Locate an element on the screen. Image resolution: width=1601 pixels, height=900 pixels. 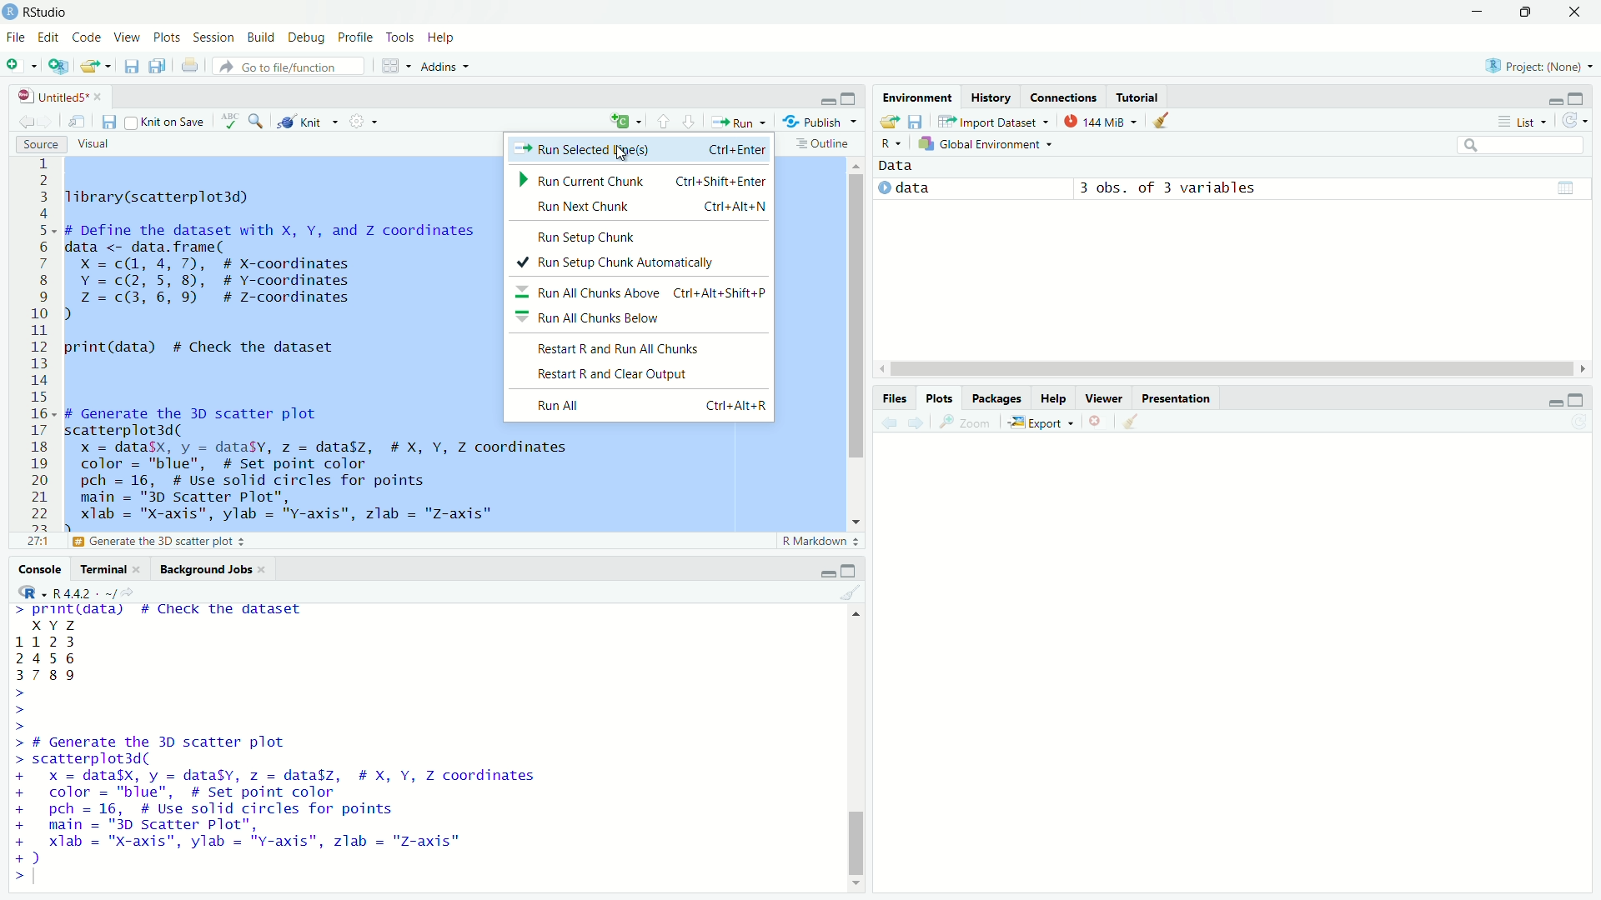
Run Setup Chunk is located at coordinates (600, 237).